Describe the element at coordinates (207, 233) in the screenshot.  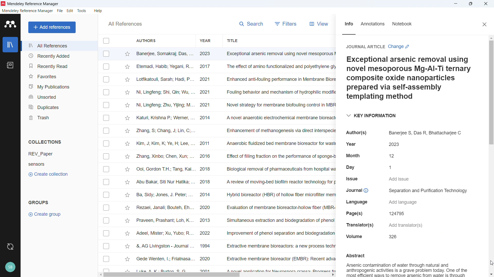
I see `2022` at that location.